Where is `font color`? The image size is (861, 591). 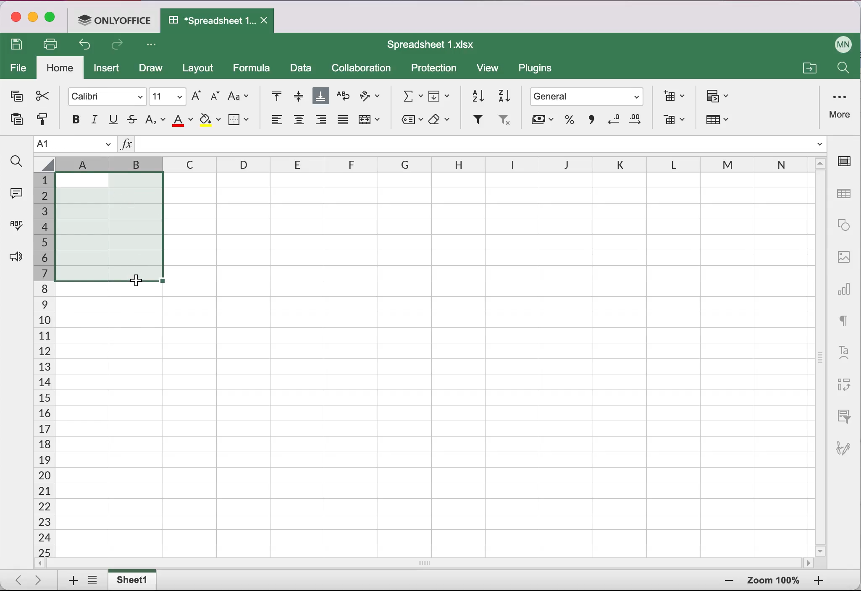 font color is located at coordinates (183, 120).